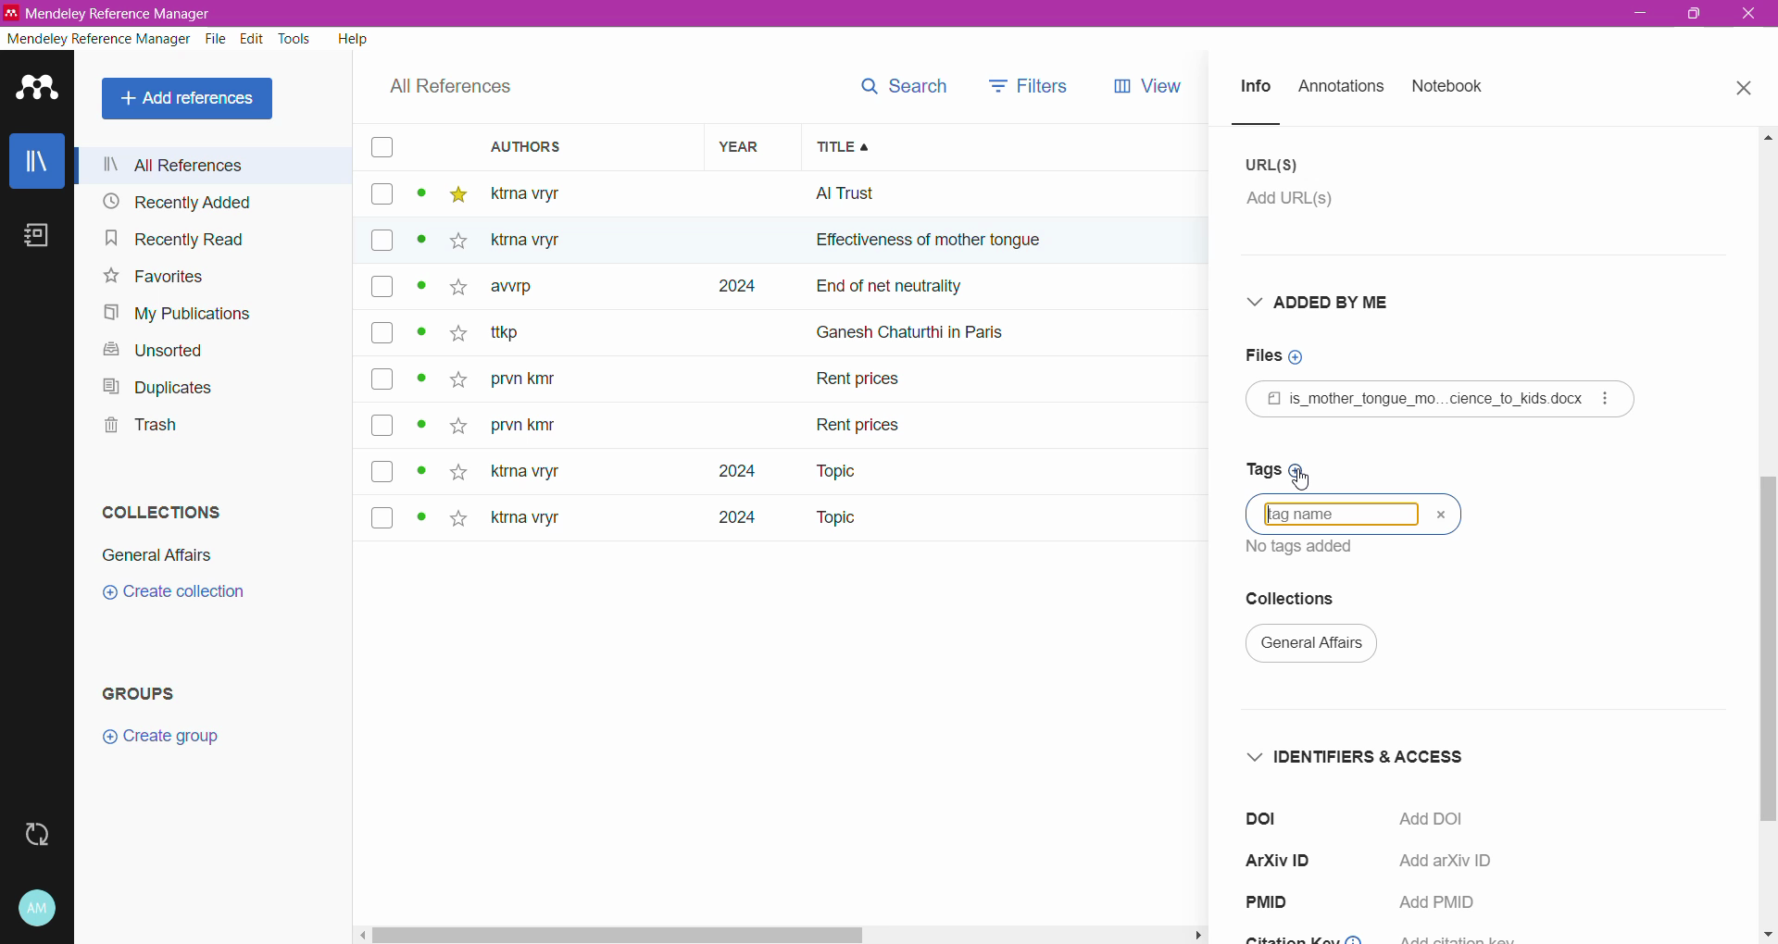 This screenshot has height=944, width=1778. What do you see at coordinates (906, 244) in the screenshot?
I see `effectiveness of mother ton` at bounding box center [906, 244].